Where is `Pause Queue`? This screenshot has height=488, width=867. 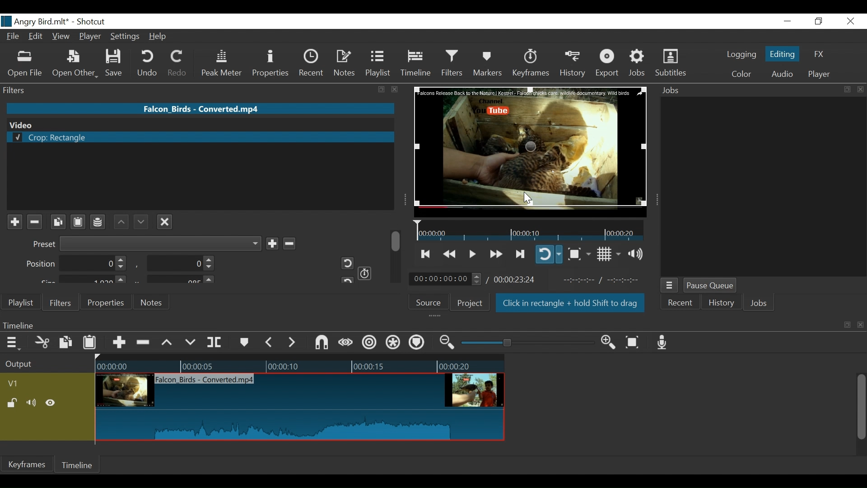
Pause Queue is located at coordinates (711, 286).